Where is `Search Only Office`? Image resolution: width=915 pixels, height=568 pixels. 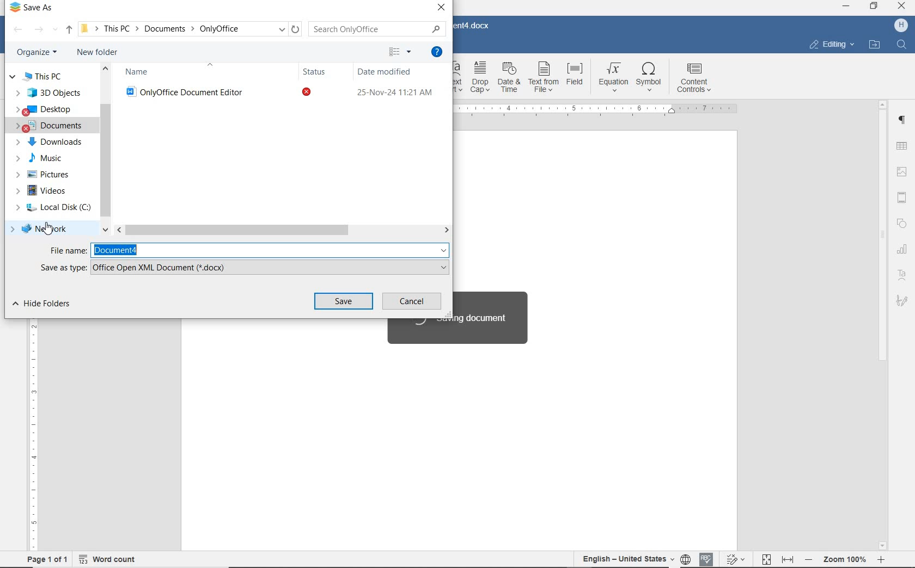
Search Only Office is located at coordinates (376, 31).